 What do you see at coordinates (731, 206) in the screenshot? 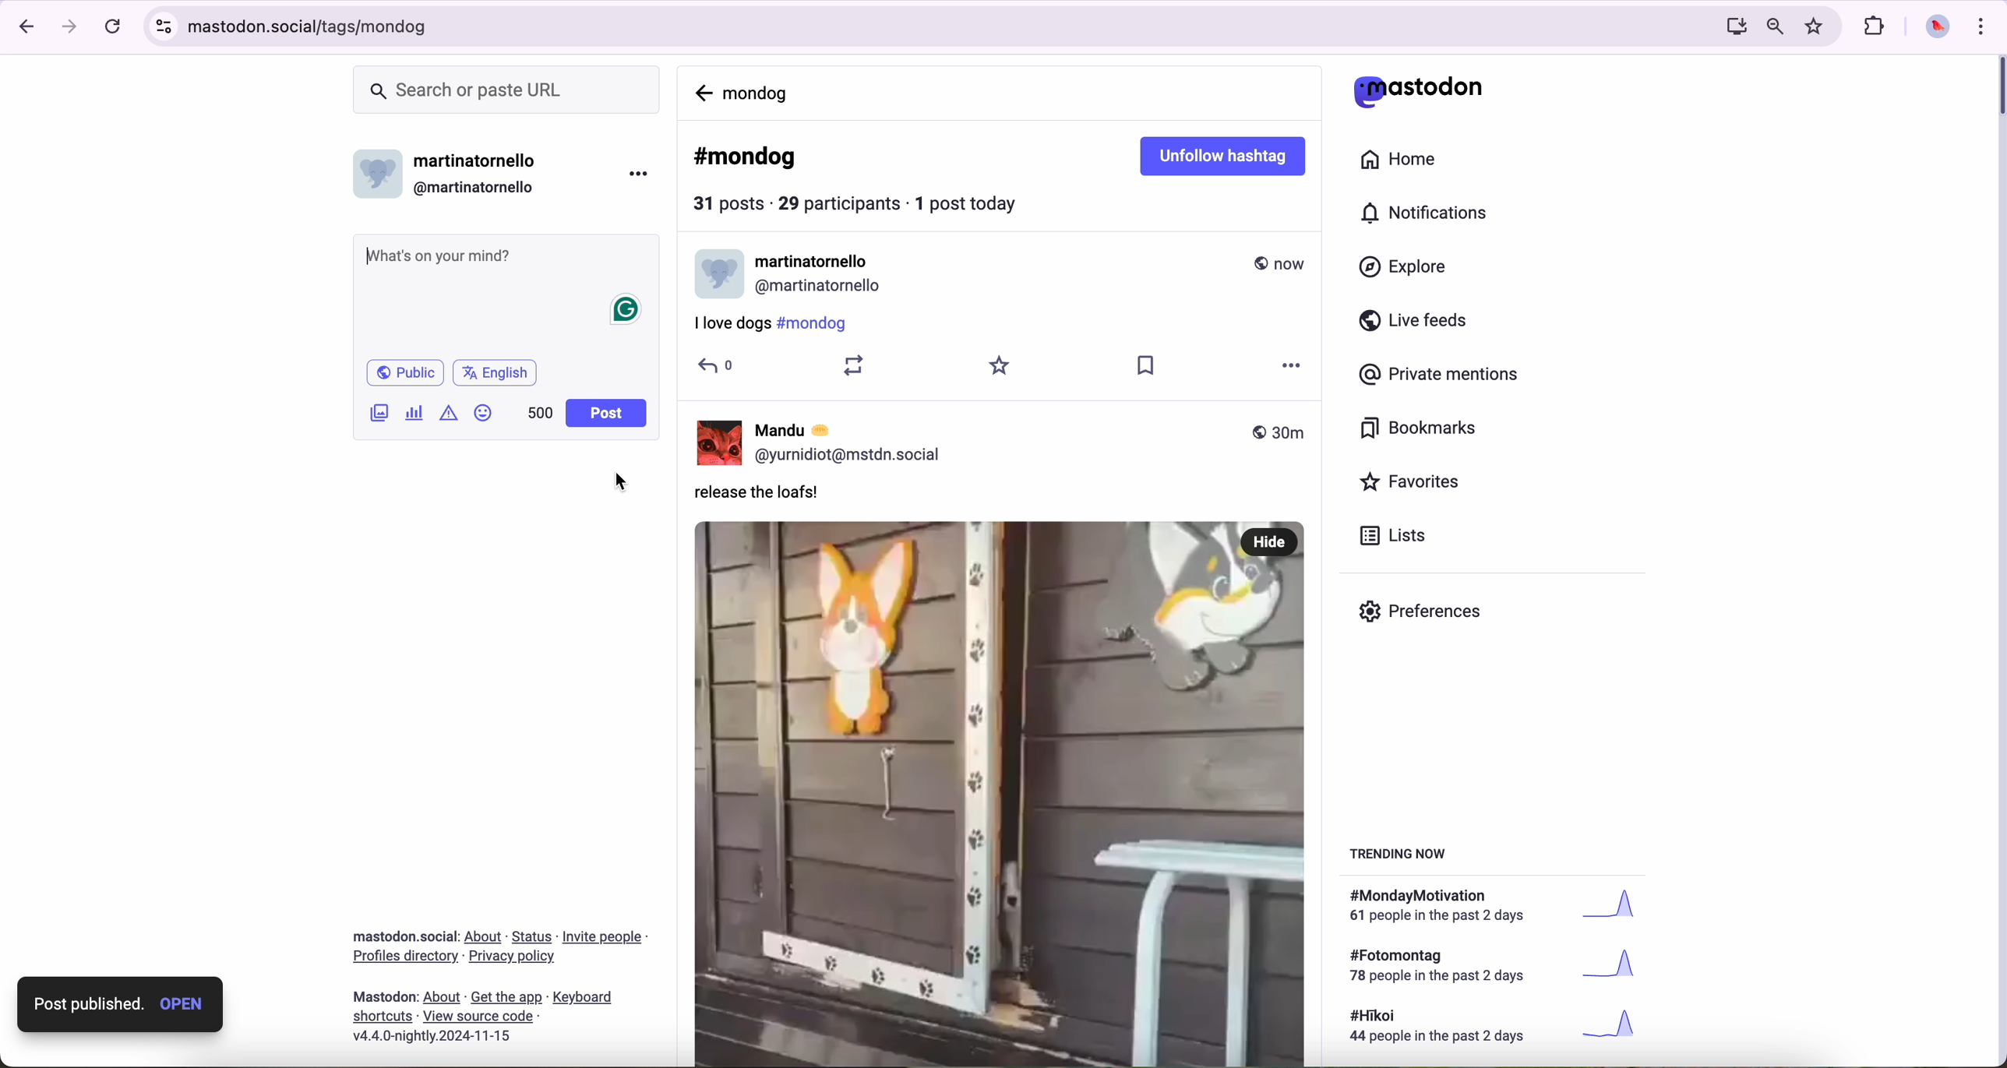
I see `31 posts` at bounding box center [731, 206].